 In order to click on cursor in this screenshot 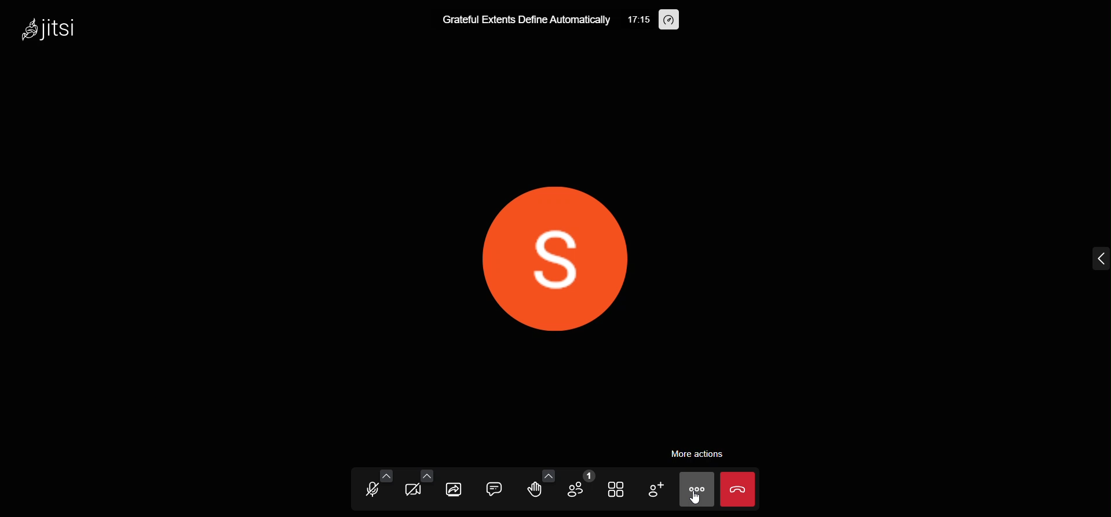, I will do `click(697, 499)`.